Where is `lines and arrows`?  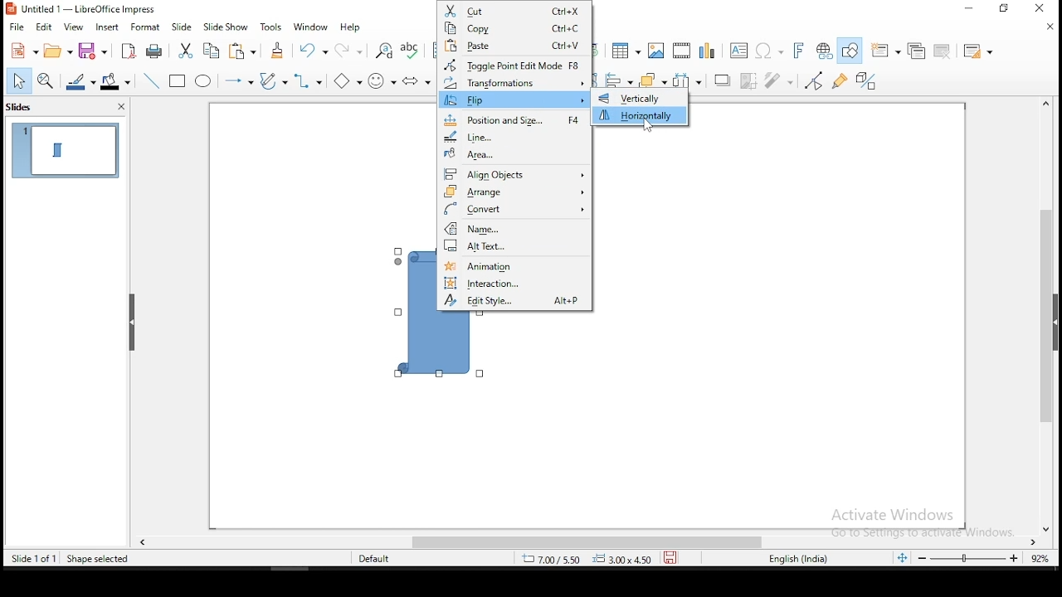
lines and arrows is located at coordinates (239, 80).